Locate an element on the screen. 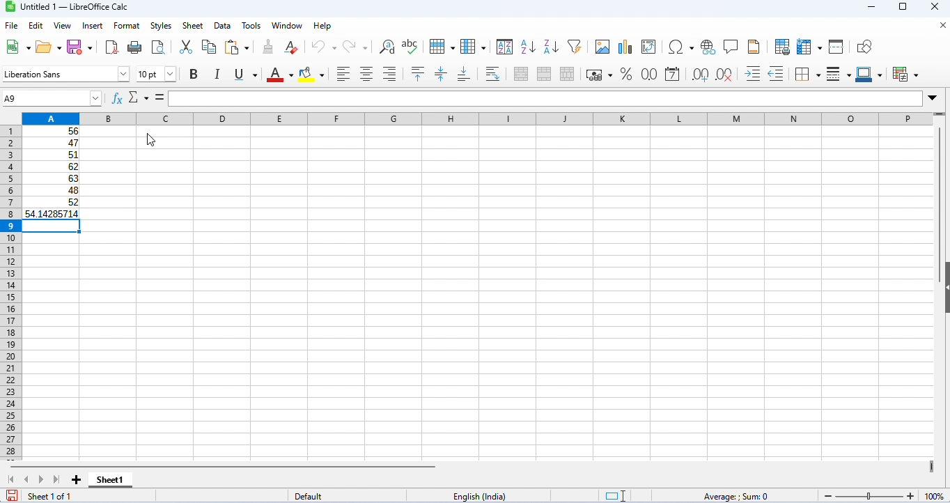 The image size is (950, 503). sort descending is located at coordinates (552, 47).